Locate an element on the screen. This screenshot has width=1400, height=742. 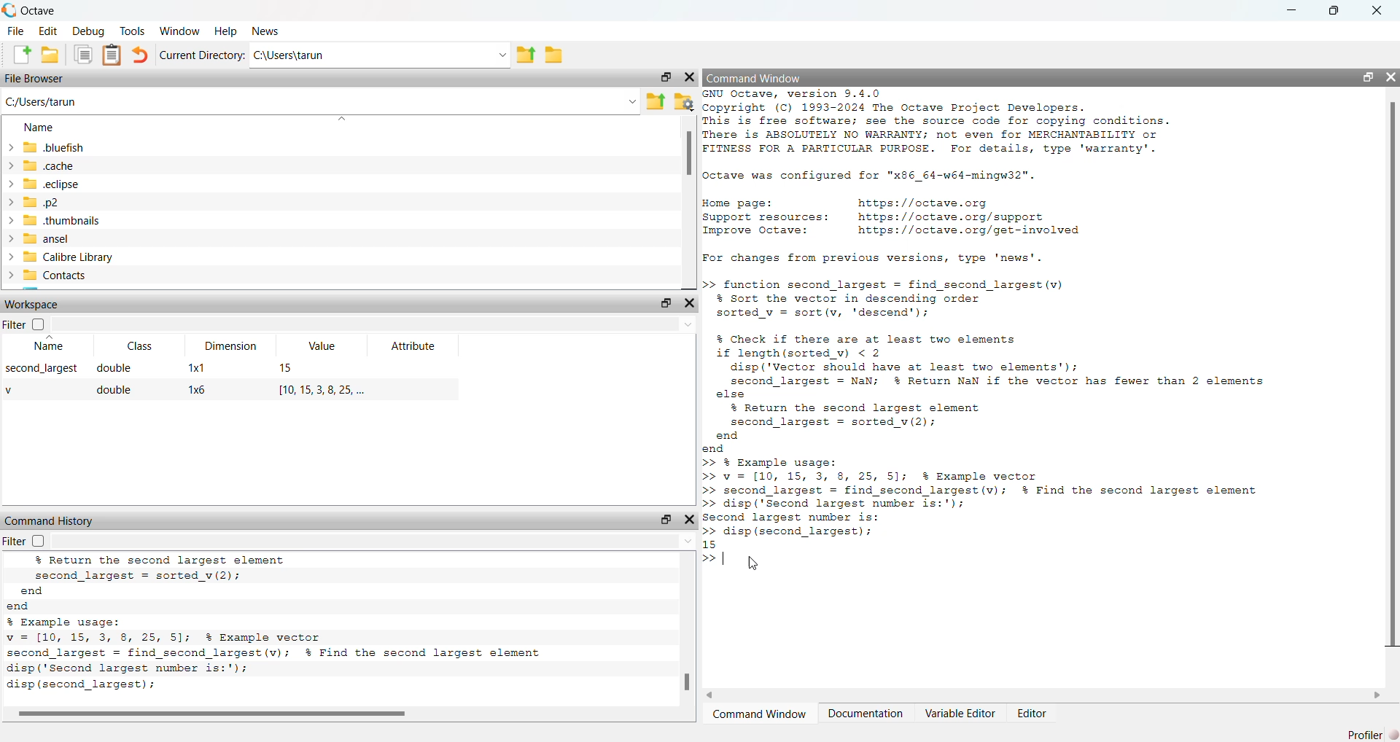
unlock widget is located at coordinates (664, 303).